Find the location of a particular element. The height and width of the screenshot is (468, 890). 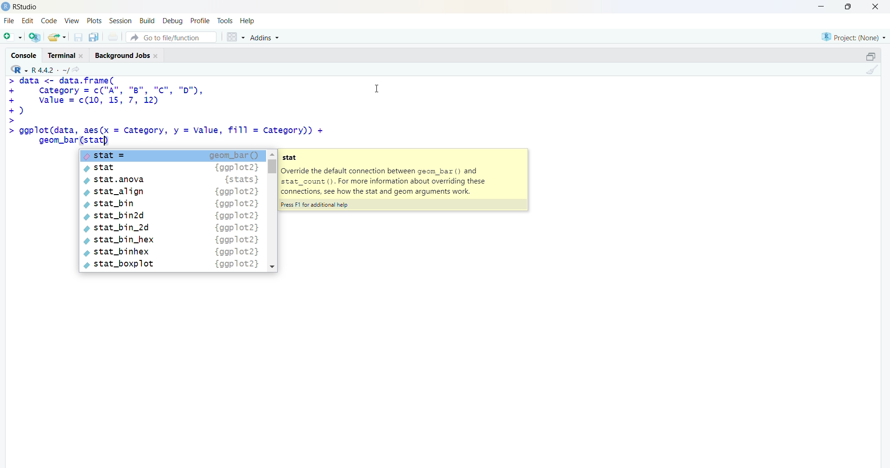

Rstudio is located at coordinates (28, 7).